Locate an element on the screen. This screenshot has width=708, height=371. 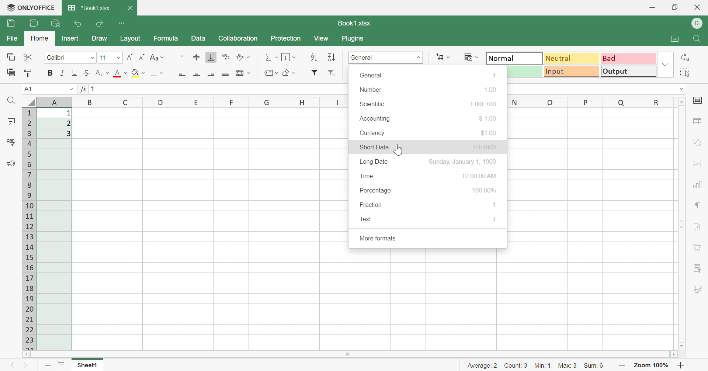
DELL is located at coordinates (697, 24).